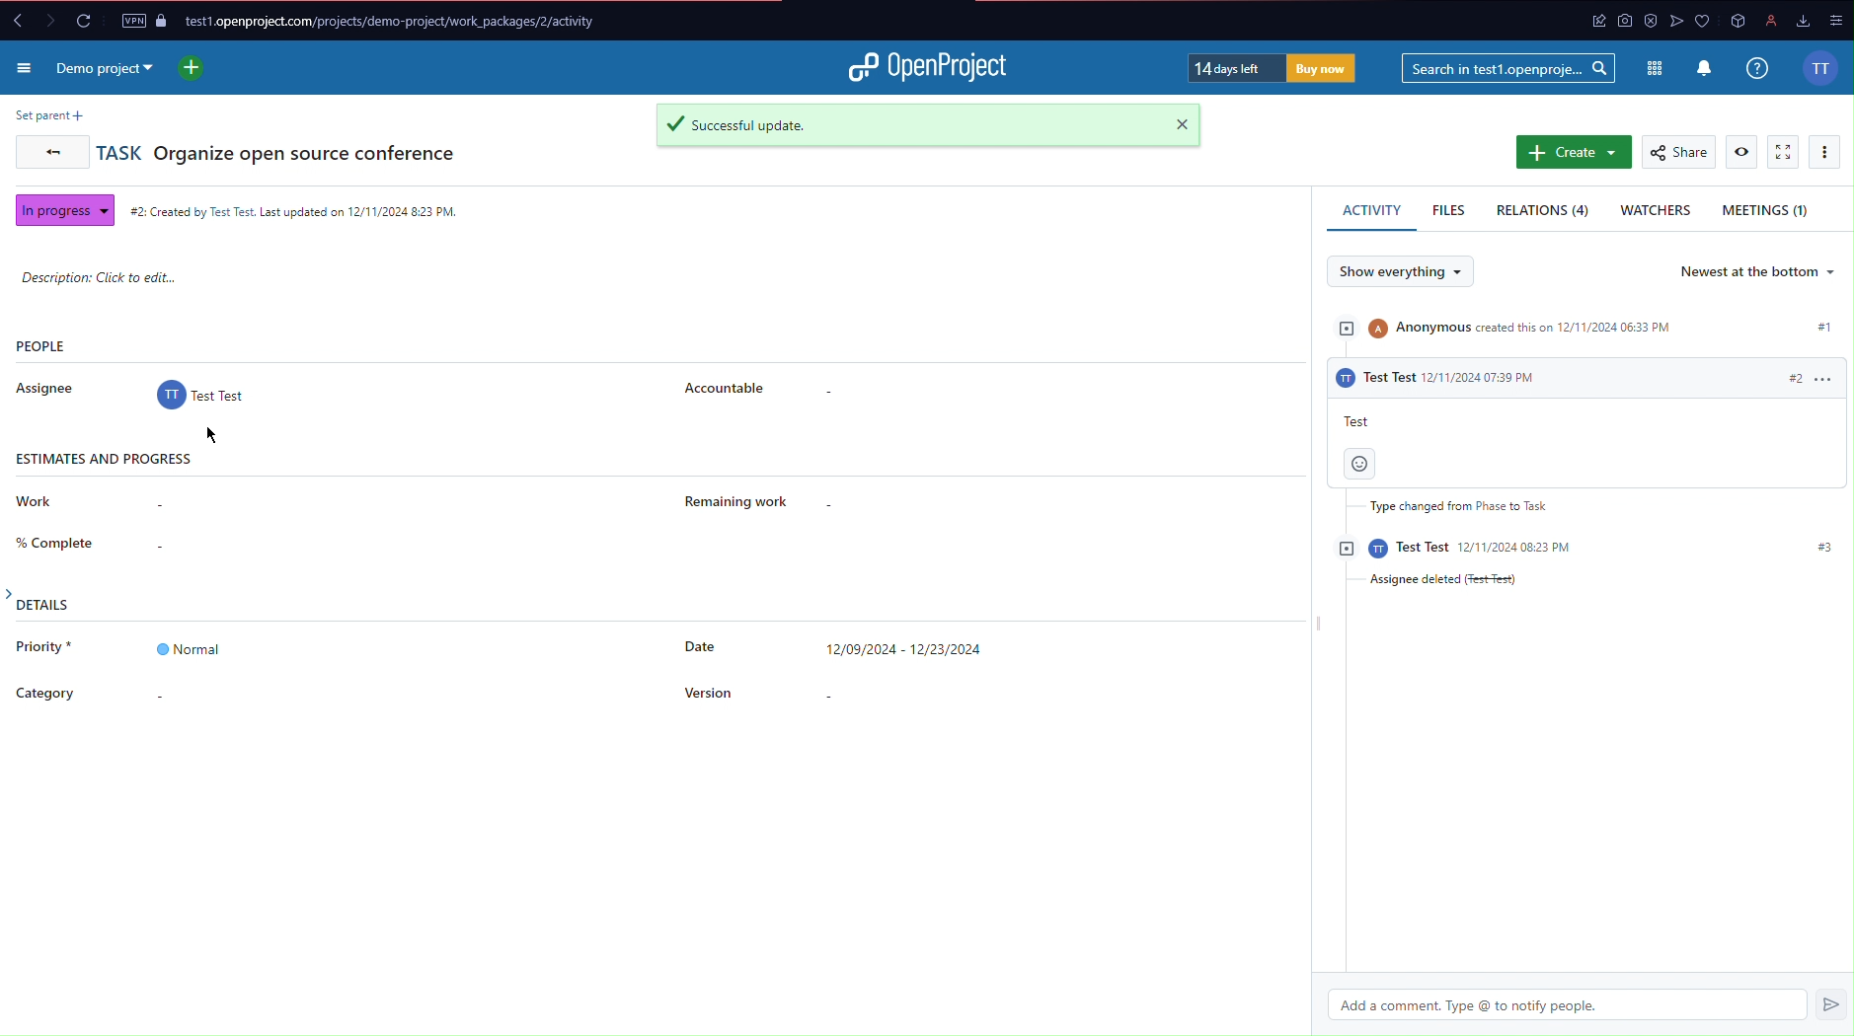 The width and height of the screenshot is (1854, 1036). What do you see at coordinates (1594, 1004) in the screenshot?
I see `Add a comment` at bounding box center [1594, 1004].